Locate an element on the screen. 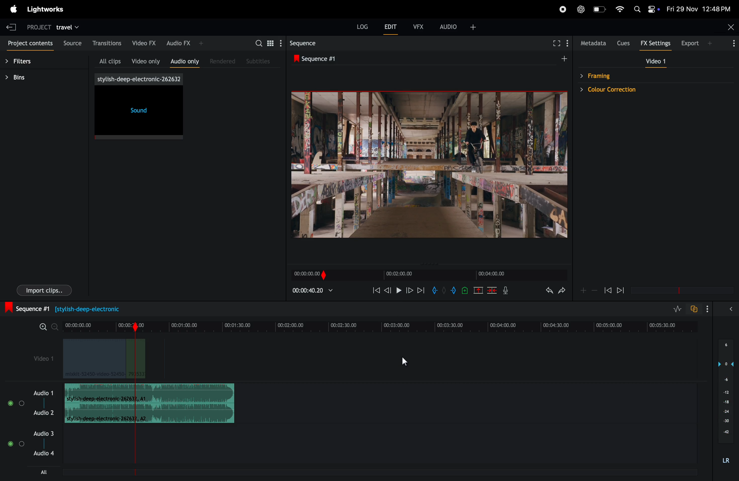  edit is located at coordinates (391, 28).